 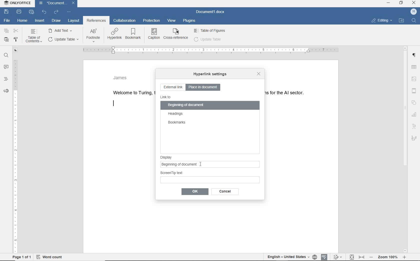 What do you see at coordinates (205, 164) in the screenshot?
I see `Beginning of document` at bounding box center [205, 164].